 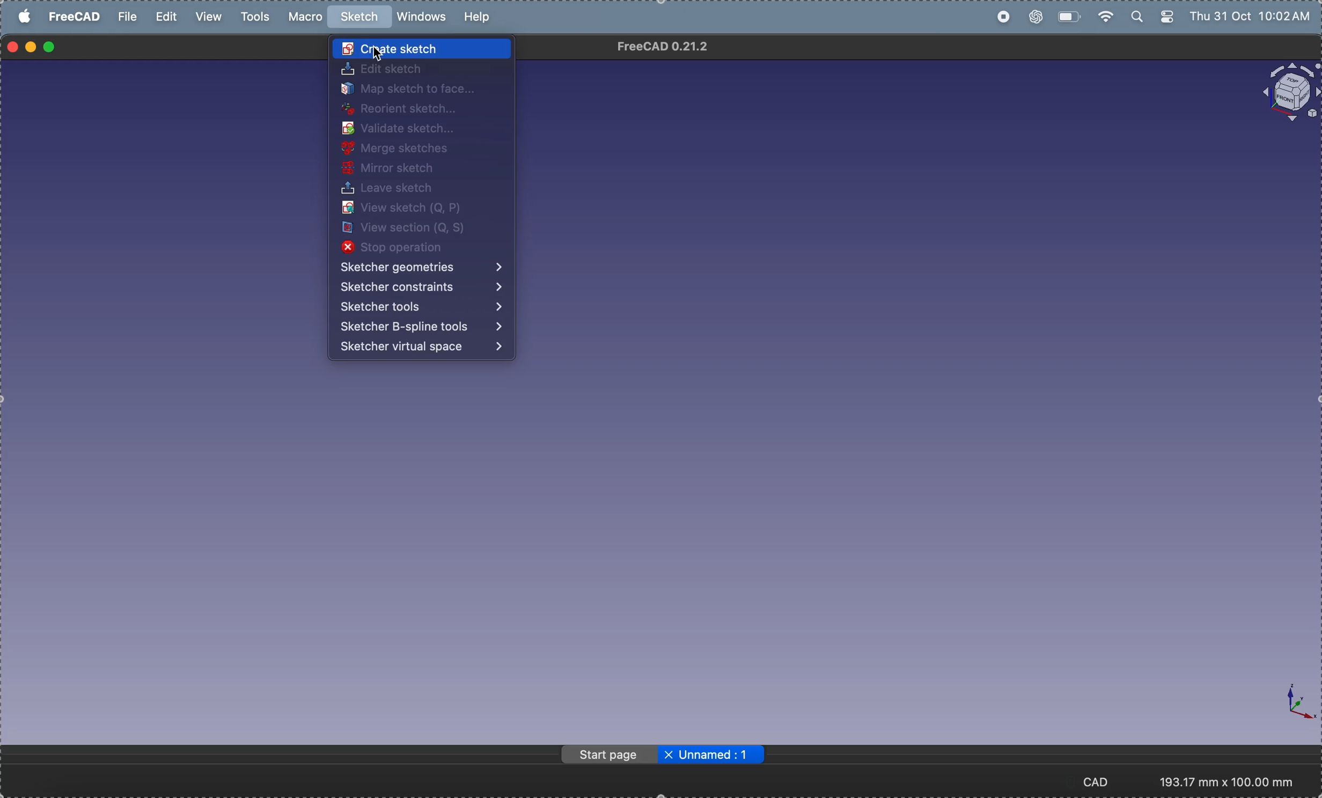 I want to click on edit, so click(x=168, y=17).